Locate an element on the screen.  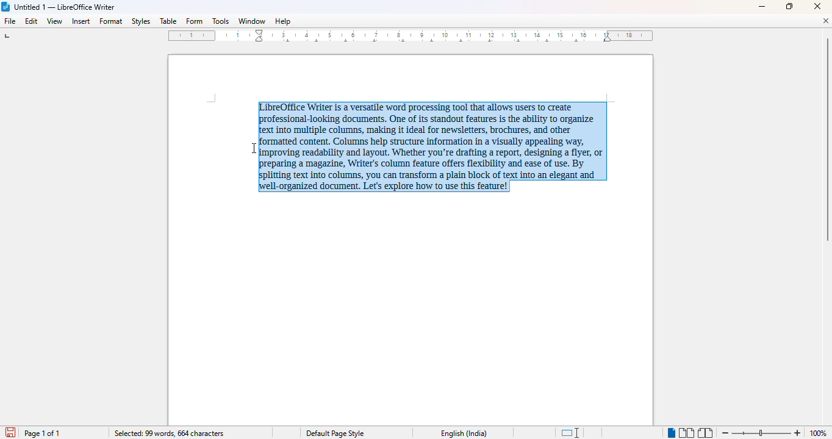
multi-page view is located at coordinates (687, 433).